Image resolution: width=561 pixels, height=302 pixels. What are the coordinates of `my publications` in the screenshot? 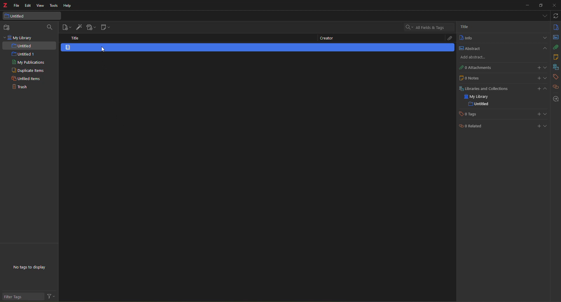 It's located at (29, 63).